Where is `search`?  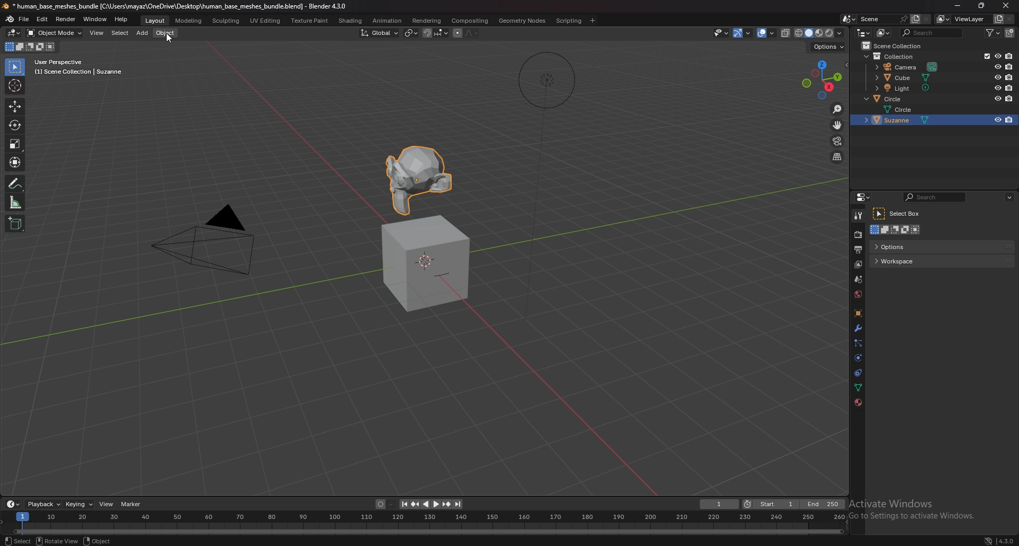 search is located at coordinates (932, 33).